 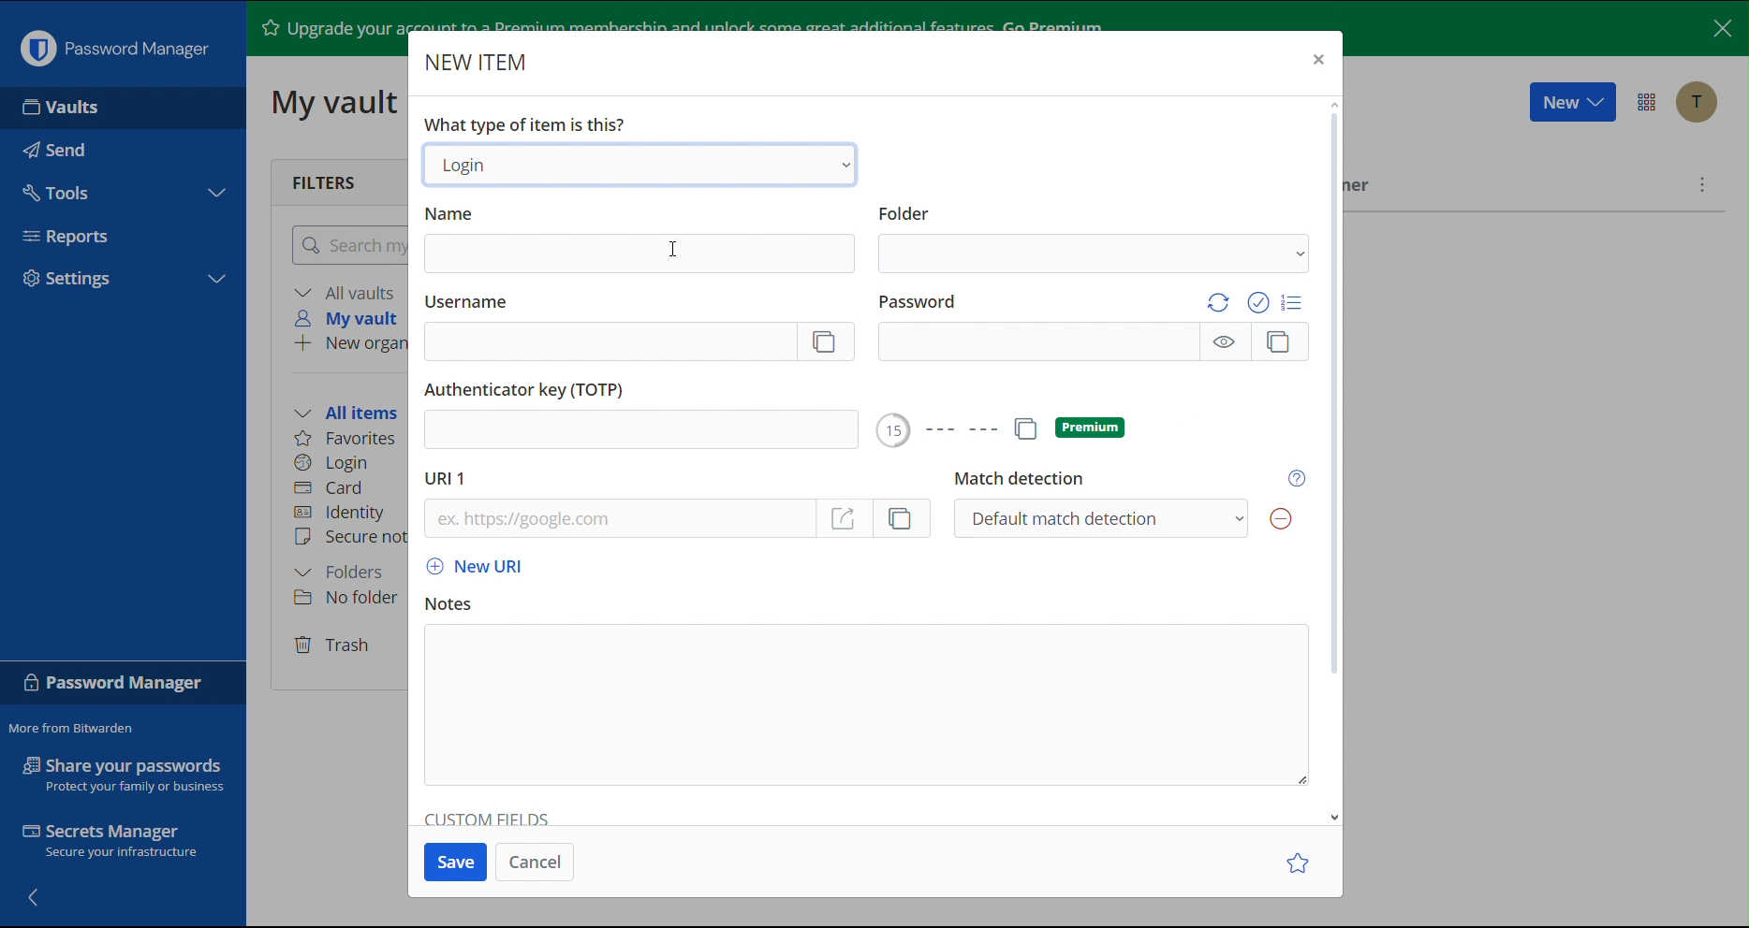 What do you see at coordinates (487, 565) in the screenshot?
I see `New URL` at bounding box center [487, 565].